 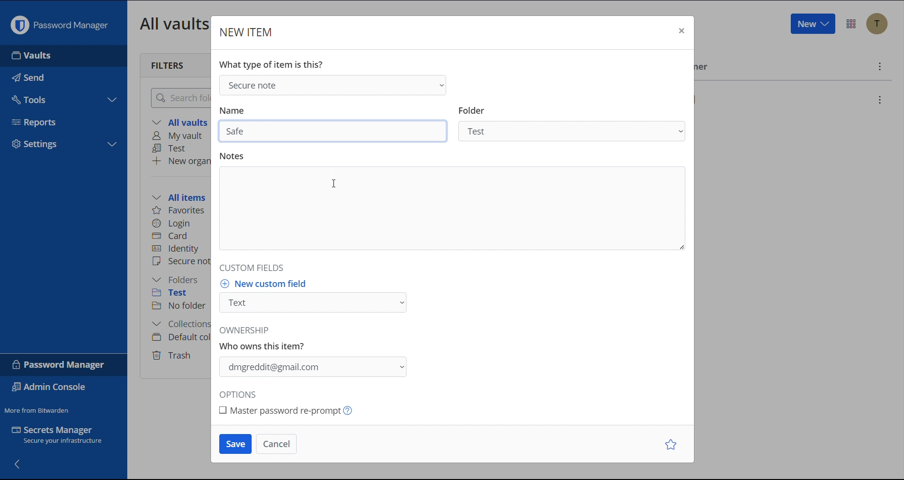 What do you see at coordinates (851, 24) in the screenshot?
I see `More Options` at bounding box center [851, 24].